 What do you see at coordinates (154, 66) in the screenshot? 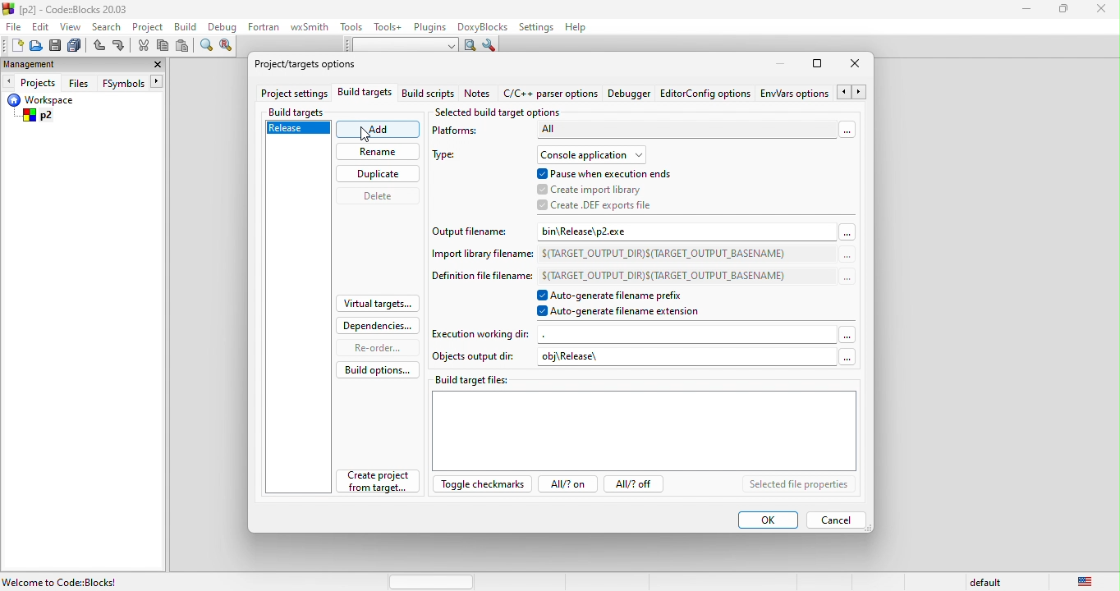
I see `close` at bounding box center [154, 66].